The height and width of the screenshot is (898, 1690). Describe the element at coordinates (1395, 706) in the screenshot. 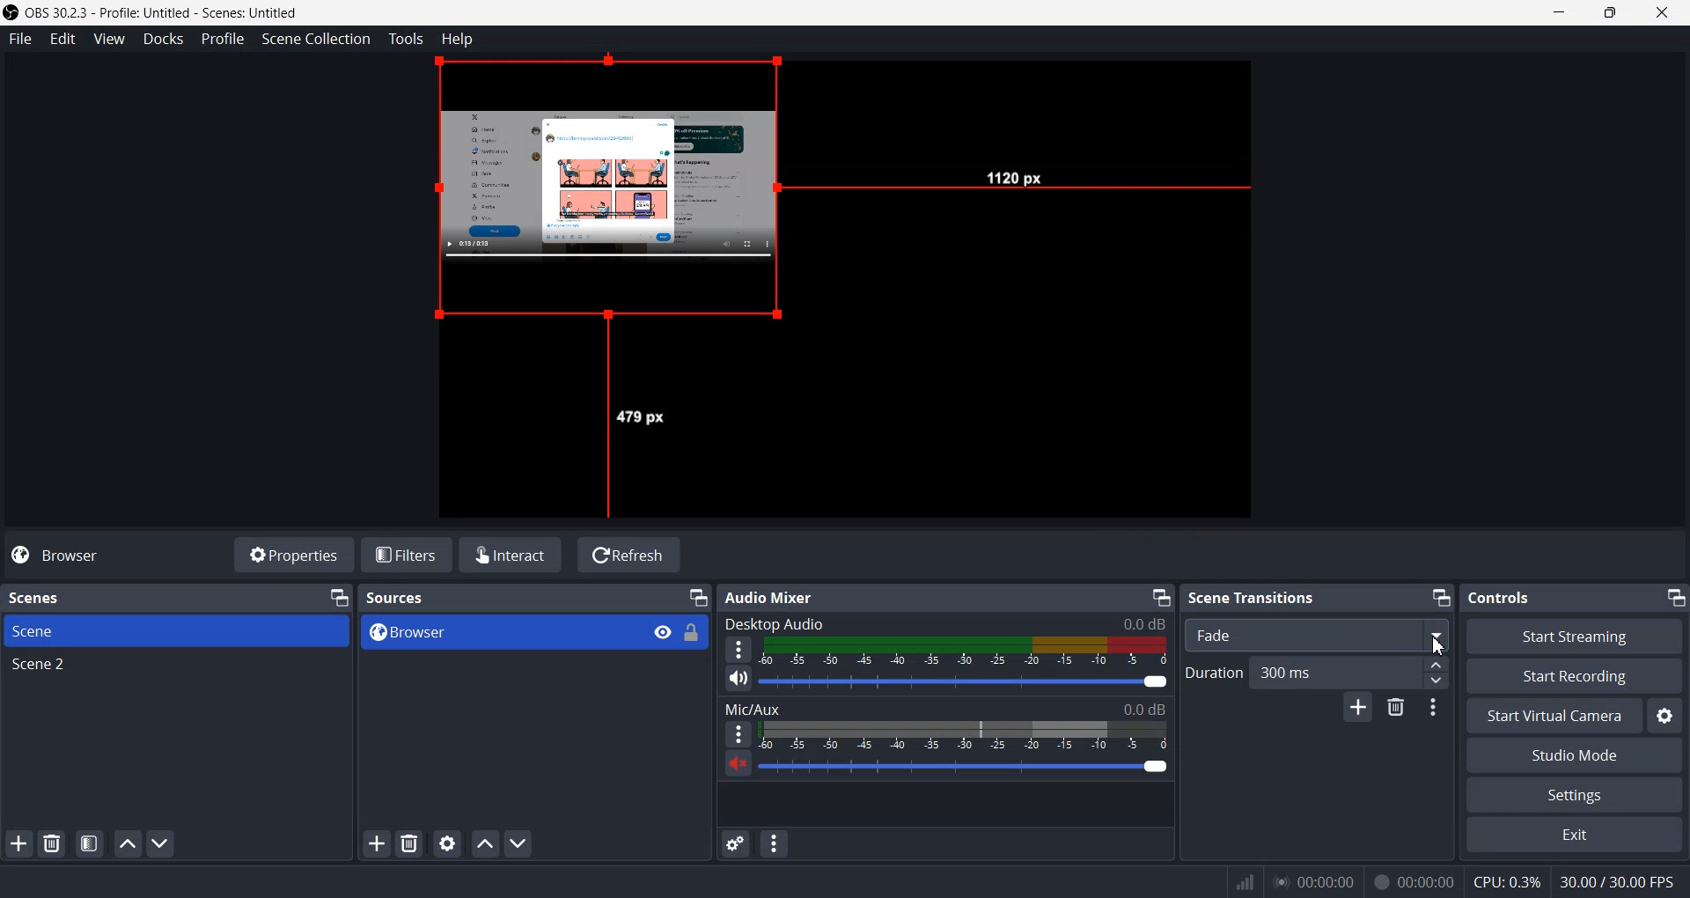

I see `Remove configurable transition` at that location.